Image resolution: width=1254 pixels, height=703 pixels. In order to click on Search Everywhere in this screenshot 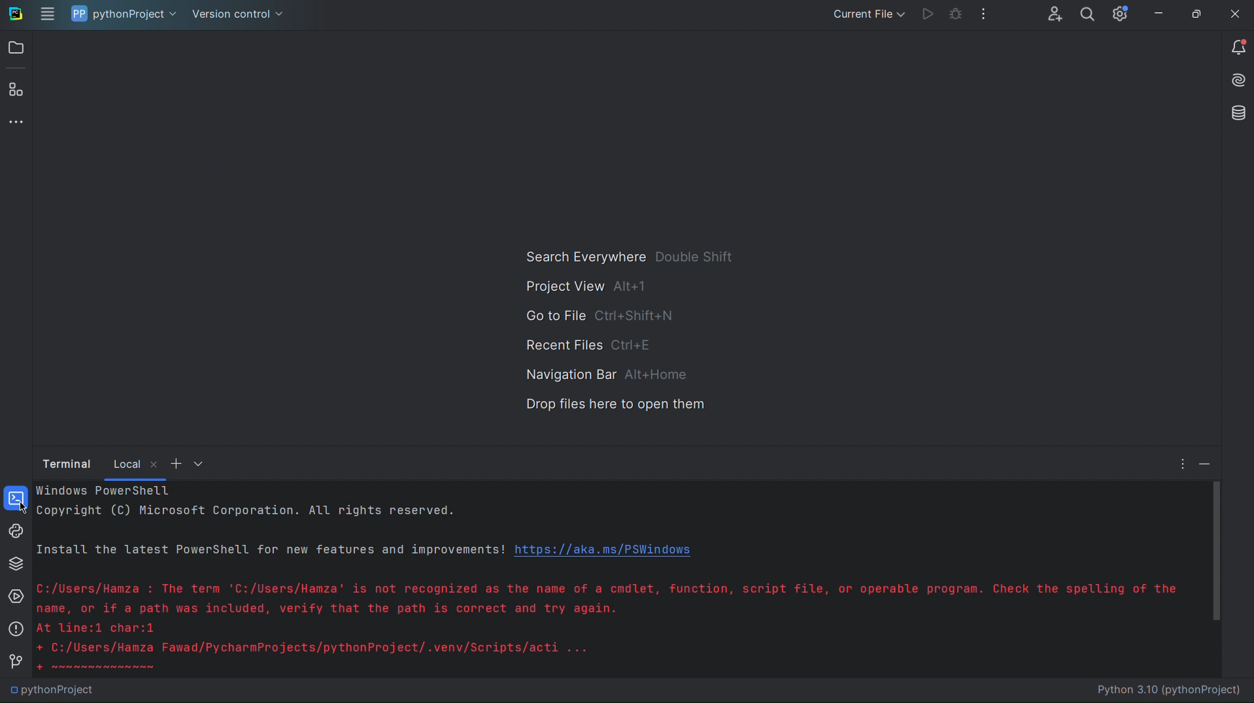, I will do `click(632, 253)`.